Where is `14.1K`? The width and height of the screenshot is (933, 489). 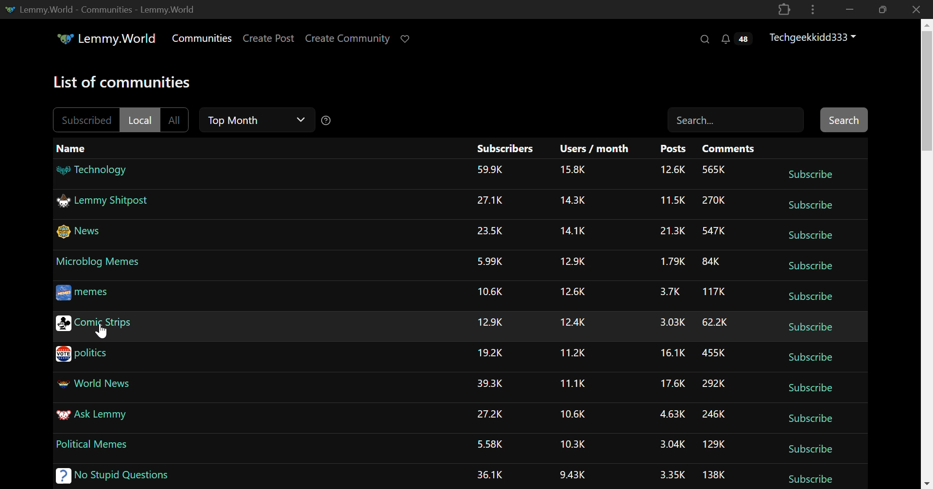
14.1K is located at coordinates (572, 231).